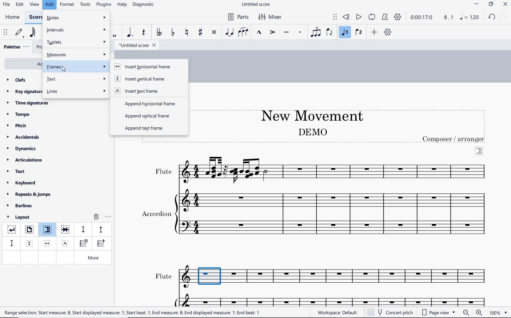 This screenshot has height=318, width=511. What do you see at coordinates (286, 33) in the screenshot?
I see `tenuto` at bounding box center [286, 33].